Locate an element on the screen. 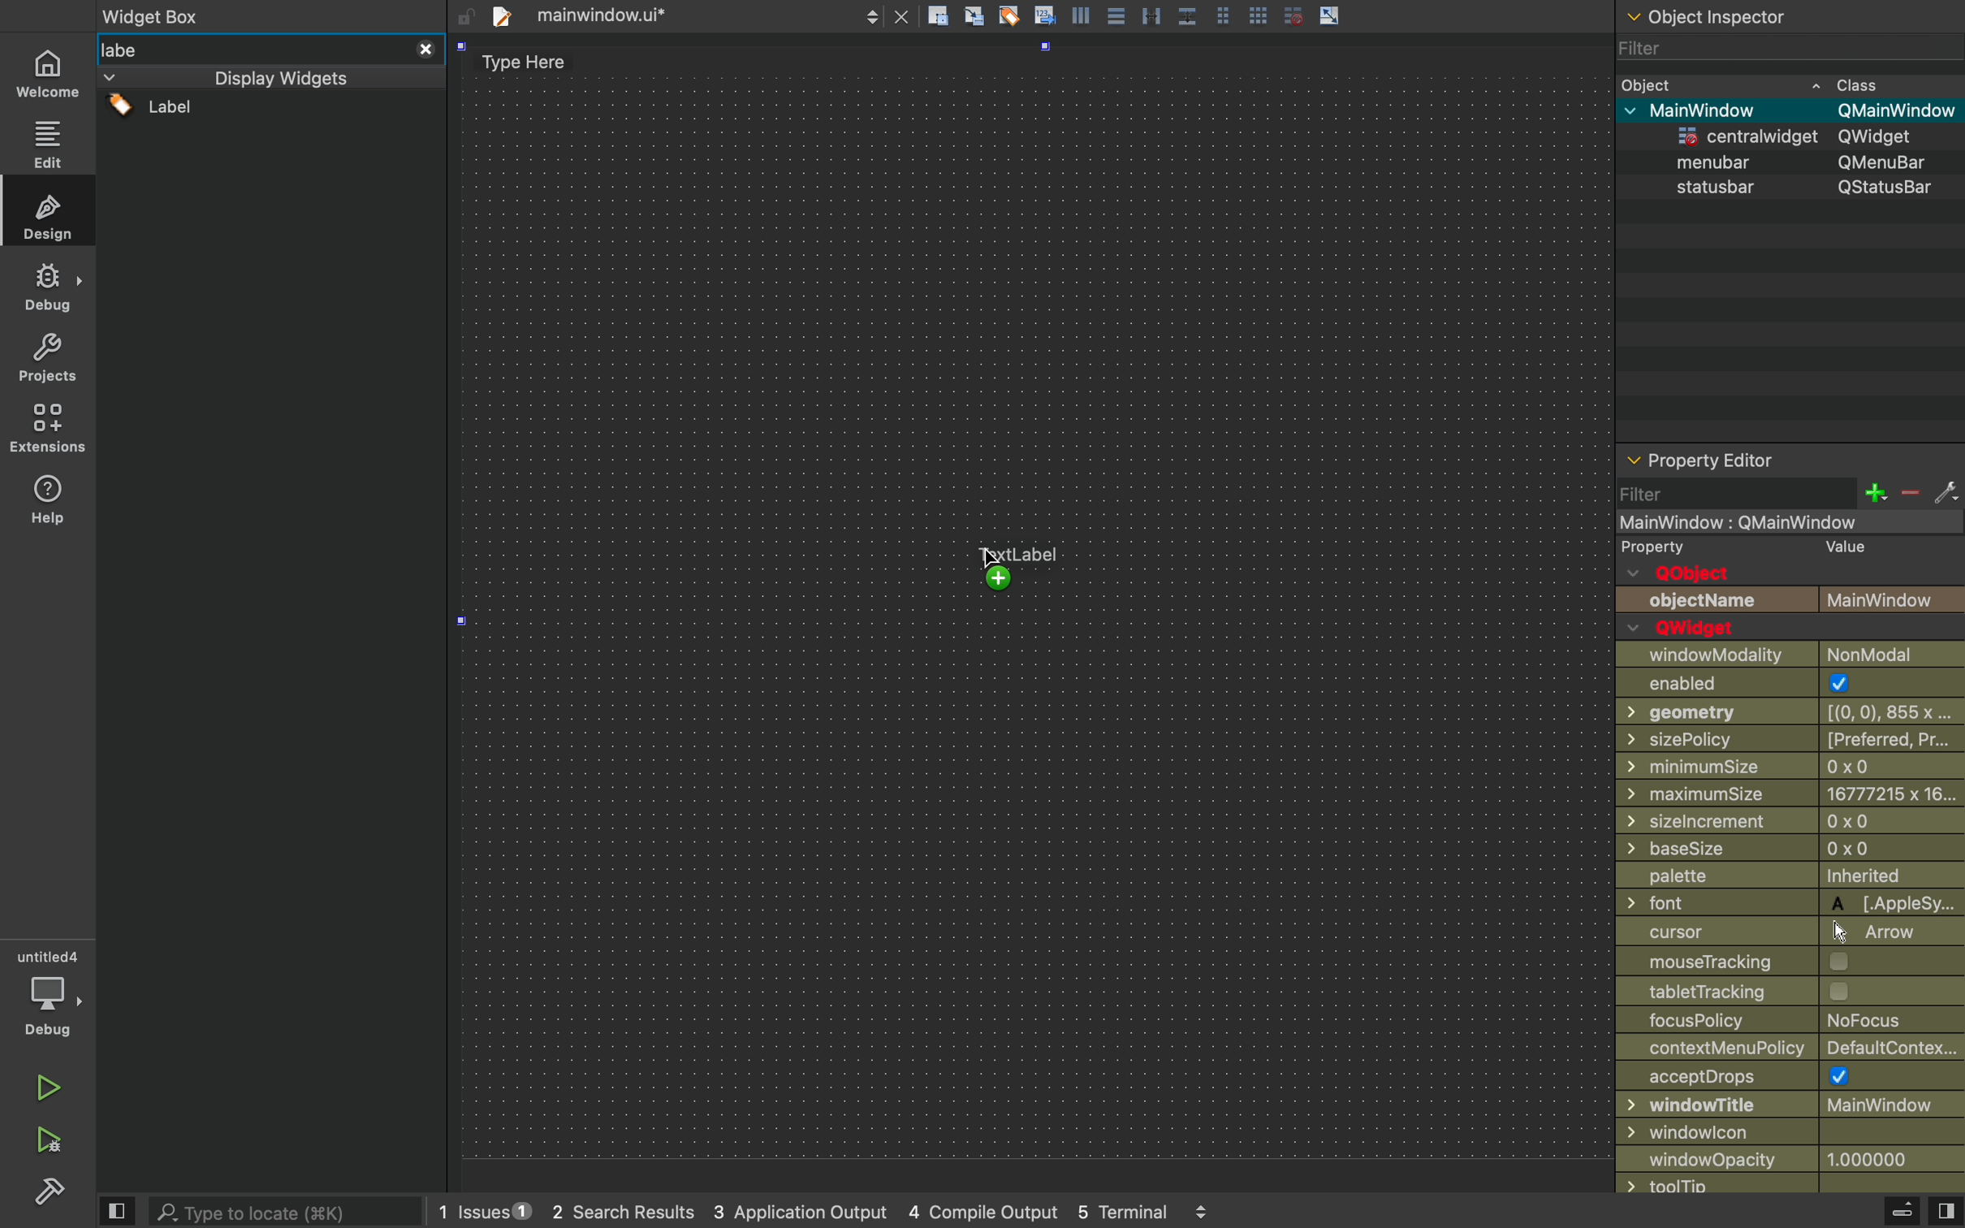  arrow is located at coordinates (1332, 15).